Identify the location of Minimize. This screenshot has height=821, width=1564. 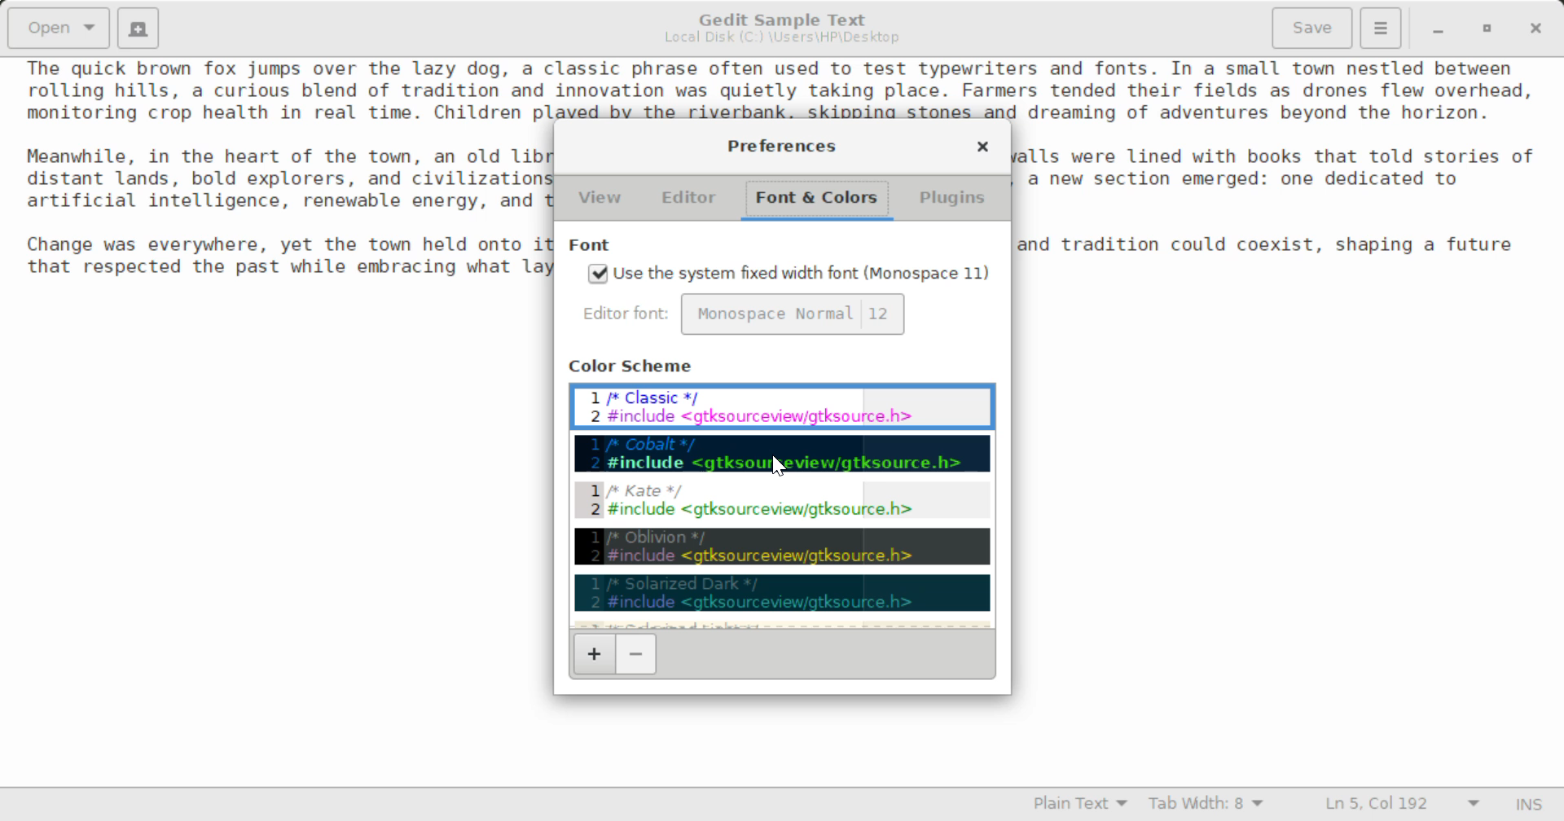
(1489, 29).